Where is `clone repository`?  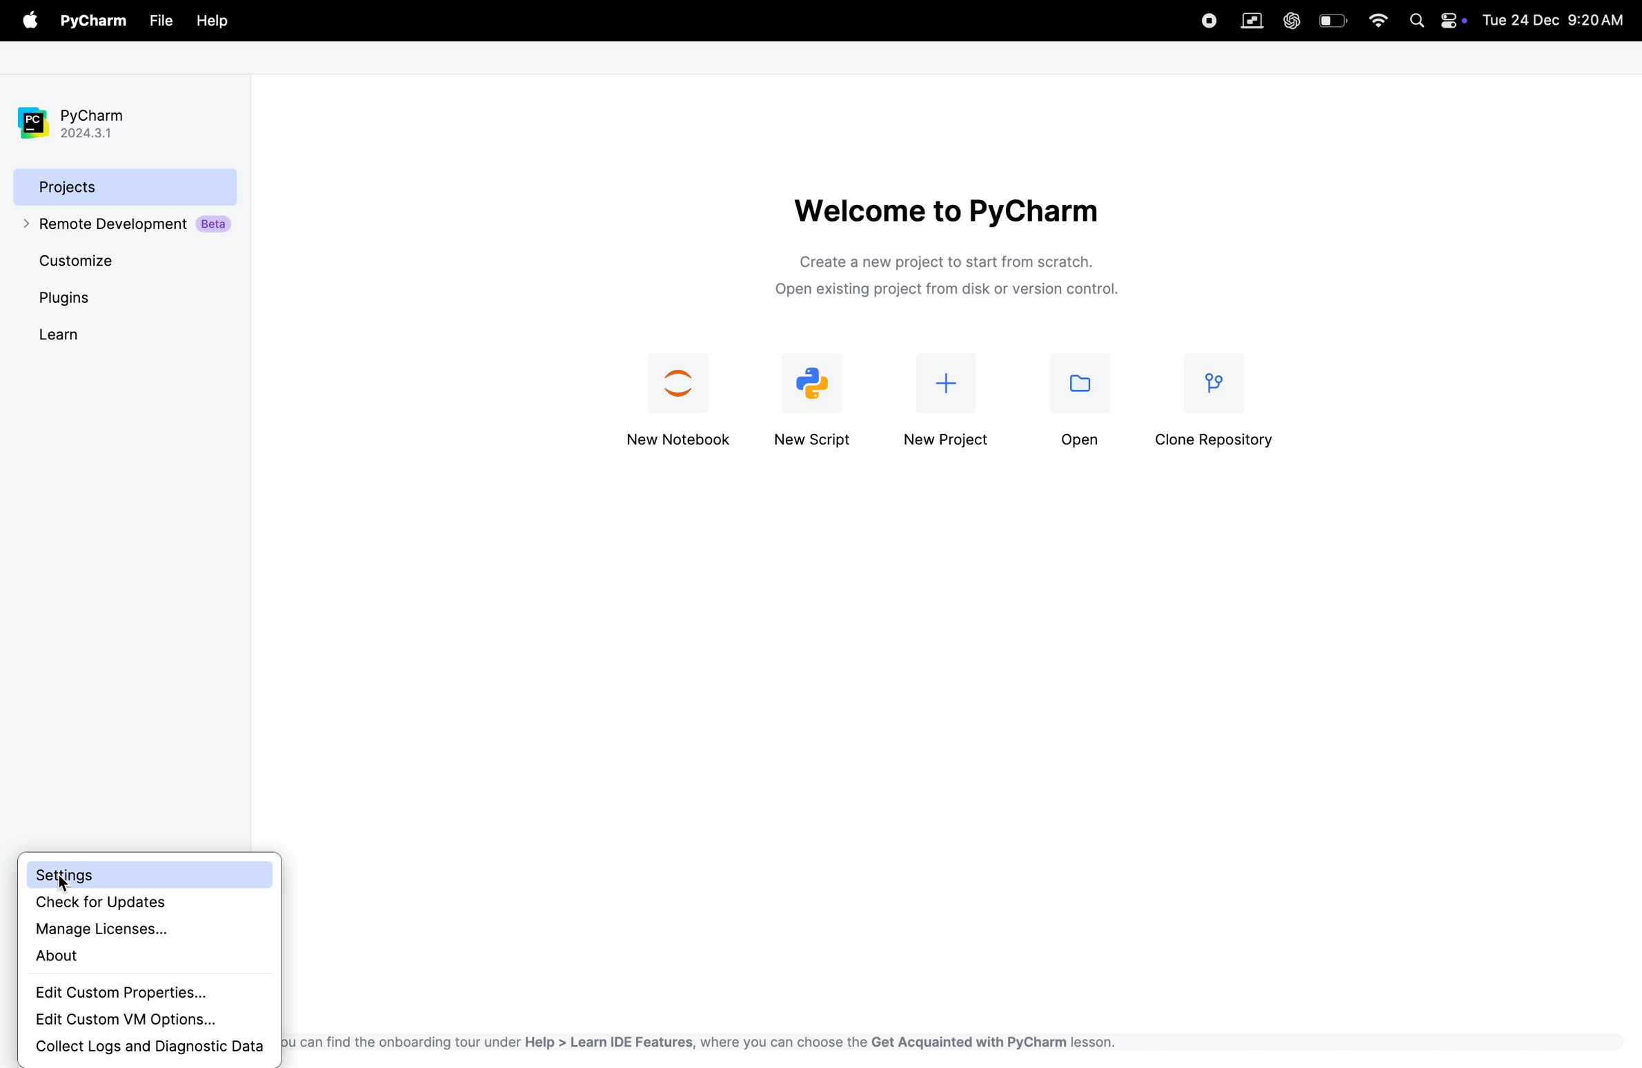
clone repository is located at coordinates (1218, 406).